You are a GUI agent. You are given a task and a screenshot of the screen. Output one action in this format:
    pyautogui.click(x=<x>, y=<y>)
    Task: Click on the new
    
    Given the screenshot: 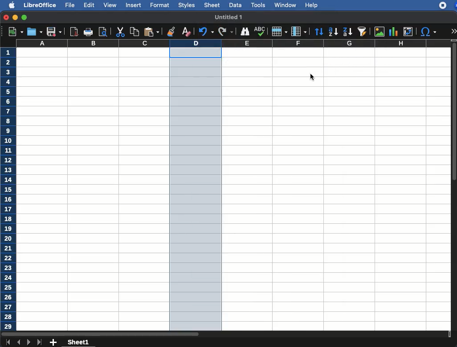 What is the action you would take?
    pyautogui.click(x=13, y=32)
    